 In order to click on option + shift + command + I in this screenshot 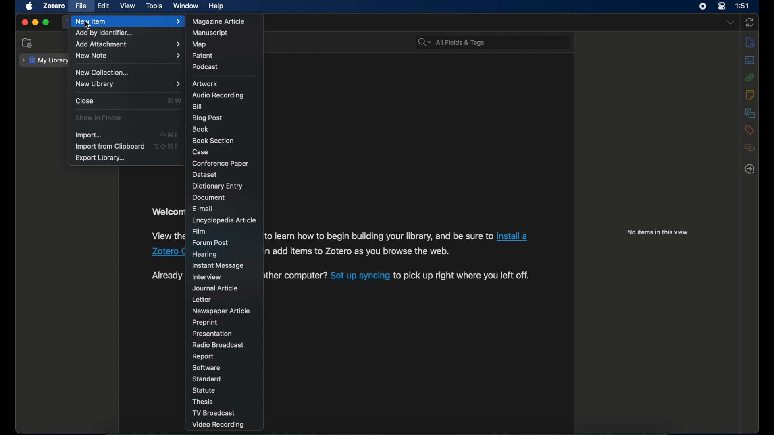, I will do `click(165, 146)`.